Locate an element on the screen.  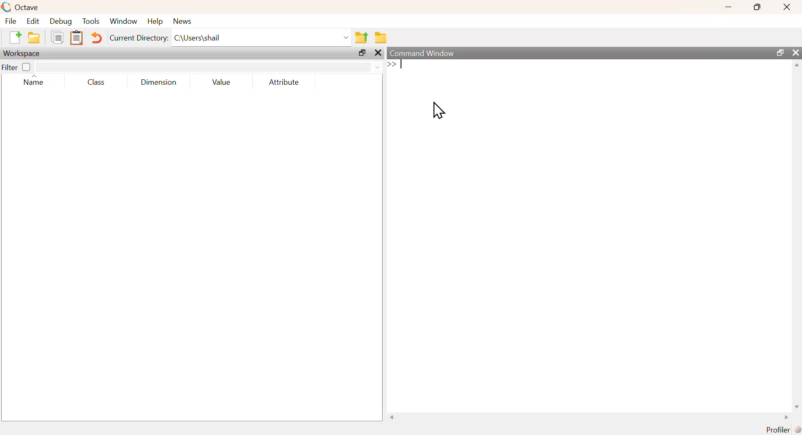
scroll up is located at coordinates (796, 66).